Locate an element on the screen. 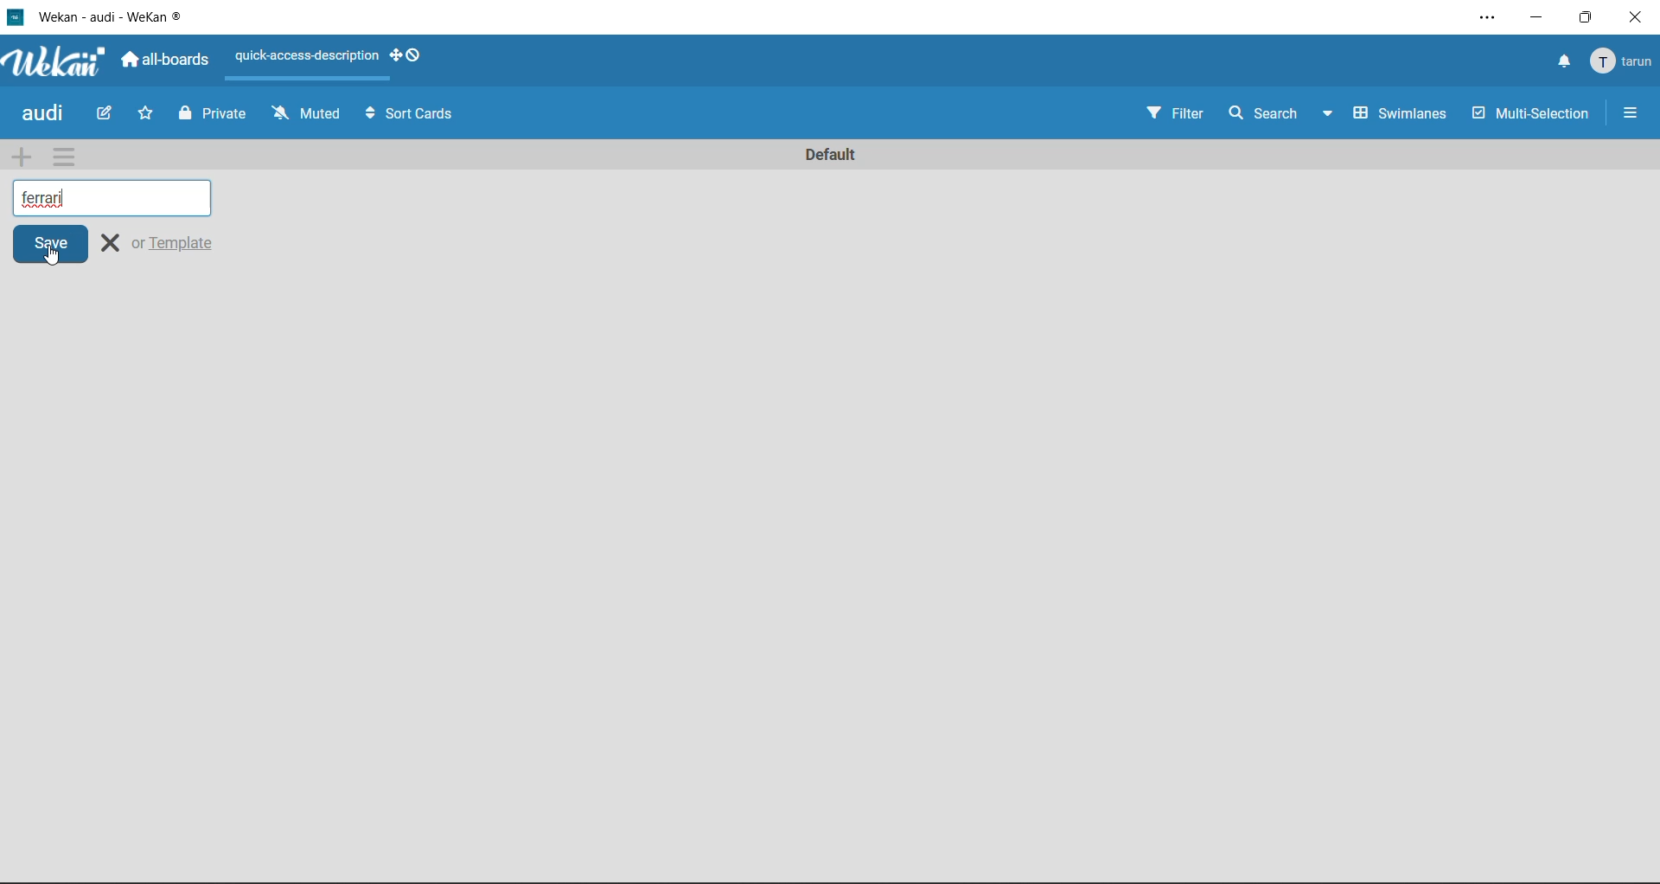  search is located at coordinates (1261, 111).